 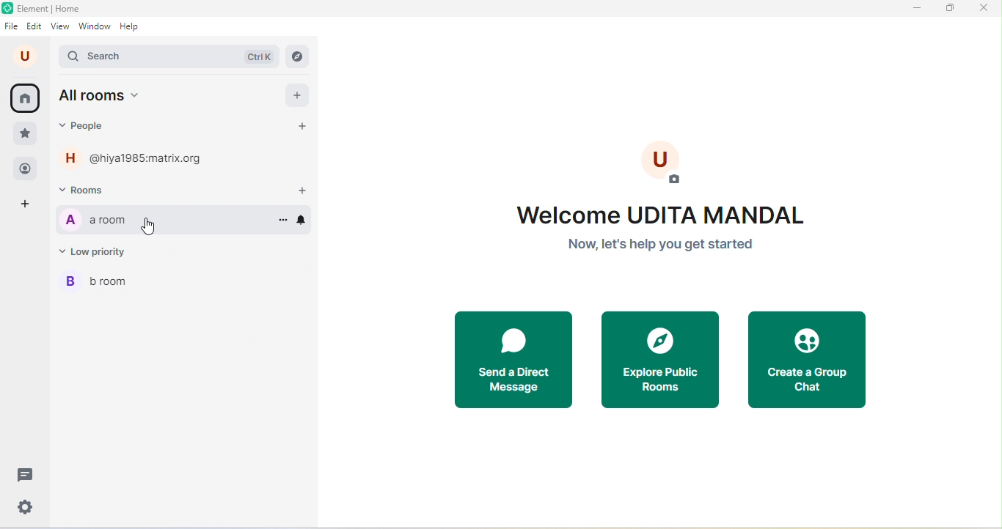 What do you see at coordinates (134, 27) in the screenshot?
I see `help` at bounding box center [134, 27].